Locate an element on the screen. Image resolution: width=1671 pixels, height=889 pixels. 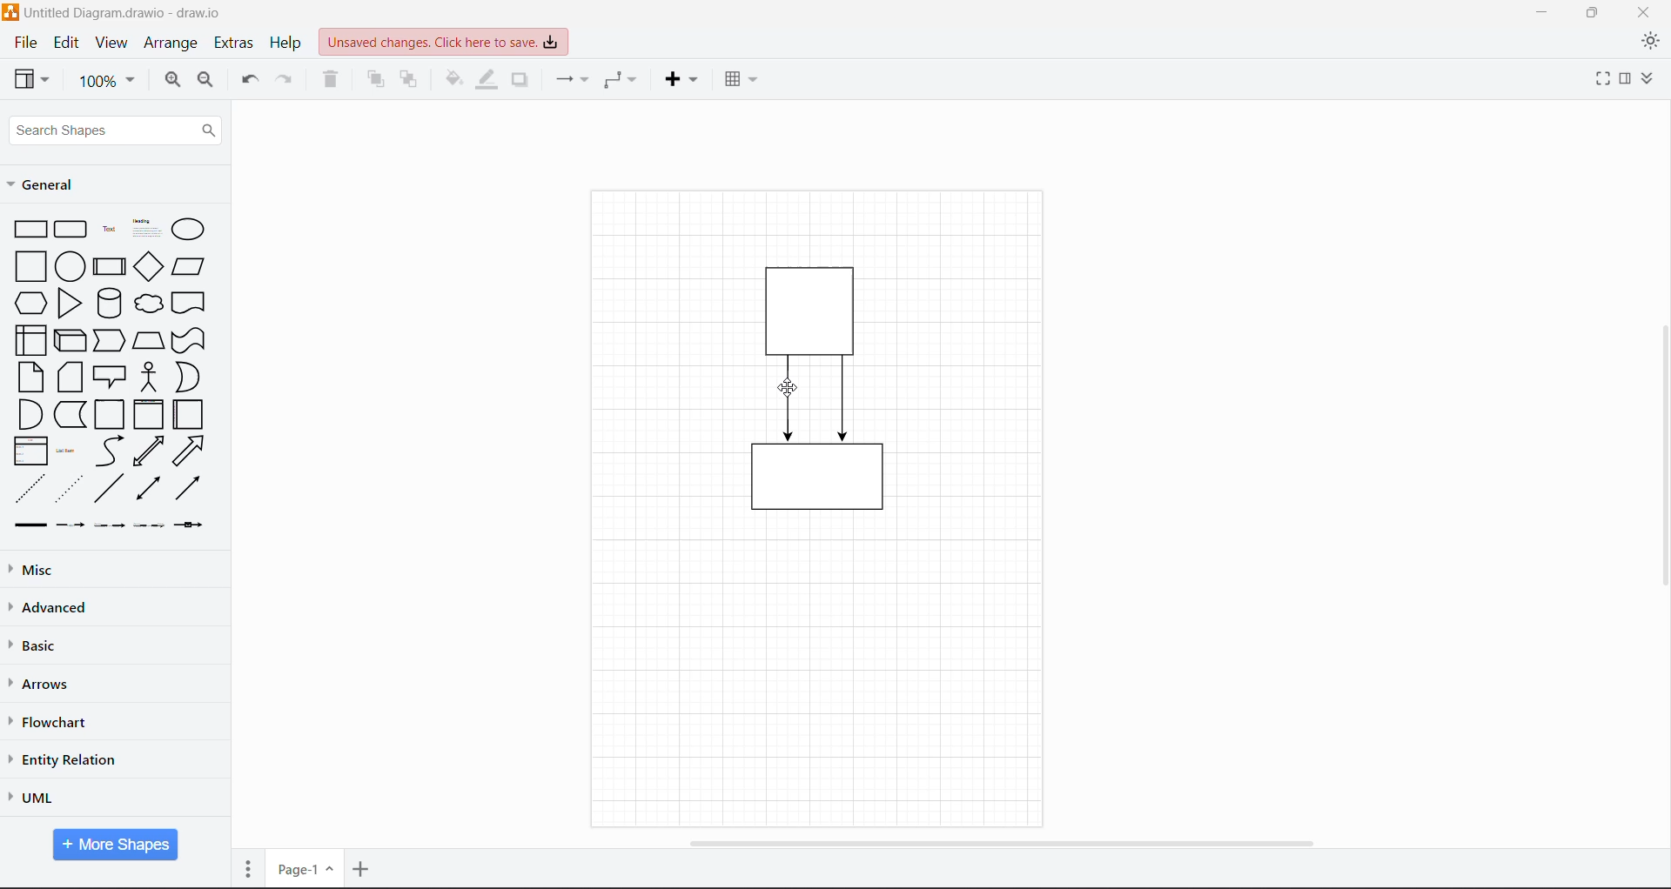
Edit is located at coordinates (69, 43).